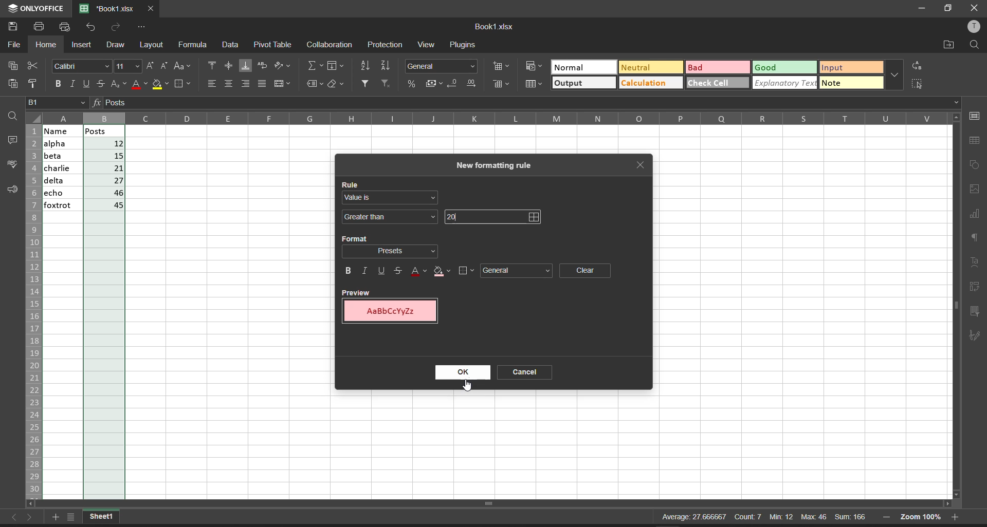 The width and height of the screenshot is (987, 527). I want to click on rule, so click(350, 183).